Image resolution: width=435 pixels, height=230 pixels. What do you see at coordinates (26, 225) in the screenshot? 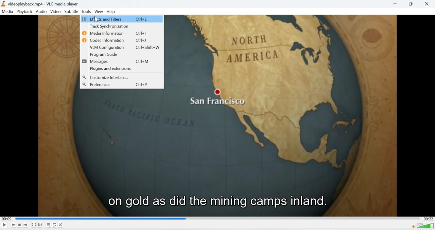
I see `Seek forward` at bounding box center [26, 225].